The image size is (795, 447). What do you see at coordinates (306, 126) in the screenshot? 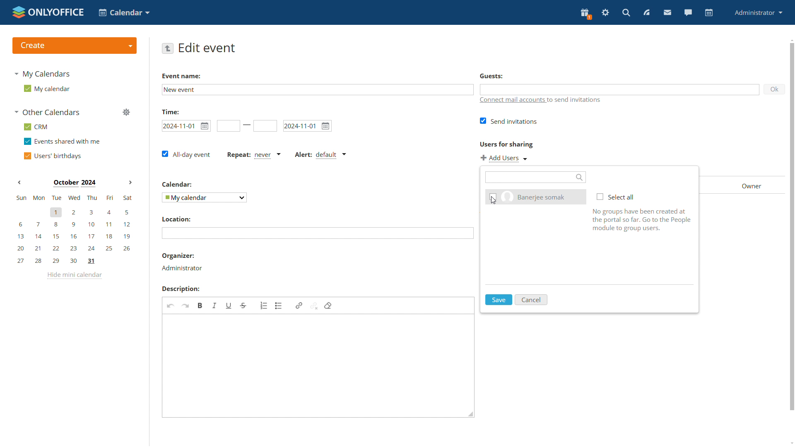
I see `end date` at bounding box center [306, 126].